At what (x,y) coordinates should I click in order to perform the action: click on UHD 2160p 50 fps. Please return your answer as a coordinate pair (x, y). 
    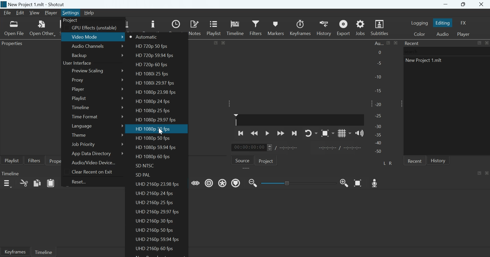
    Looking at the image, I should click on (154, 230).